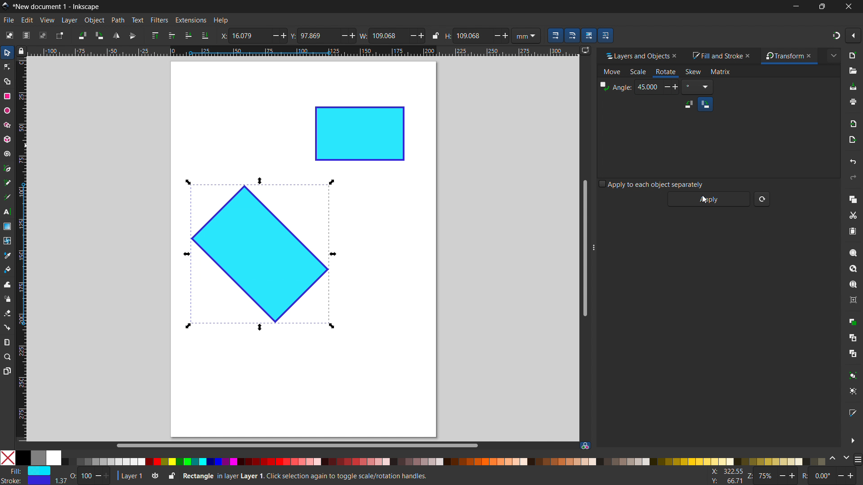  Describe the element at coordinates (26, 481) in the screenshot. I see `Stroke` at that location.